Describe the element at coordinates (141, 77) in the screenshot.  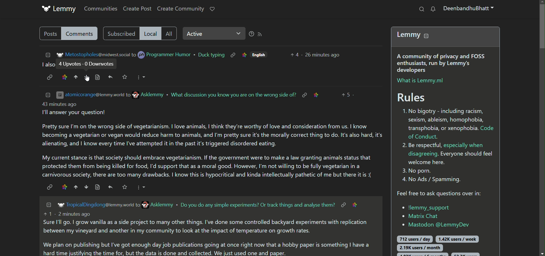
I see `dropdown` at that location.